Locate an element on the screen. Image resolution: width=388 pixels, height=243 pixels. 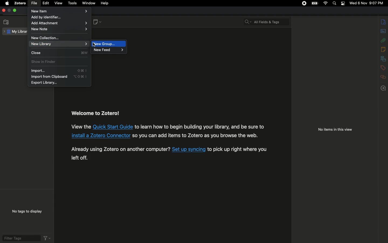
No tags to display is located at coordinates (26, 211).